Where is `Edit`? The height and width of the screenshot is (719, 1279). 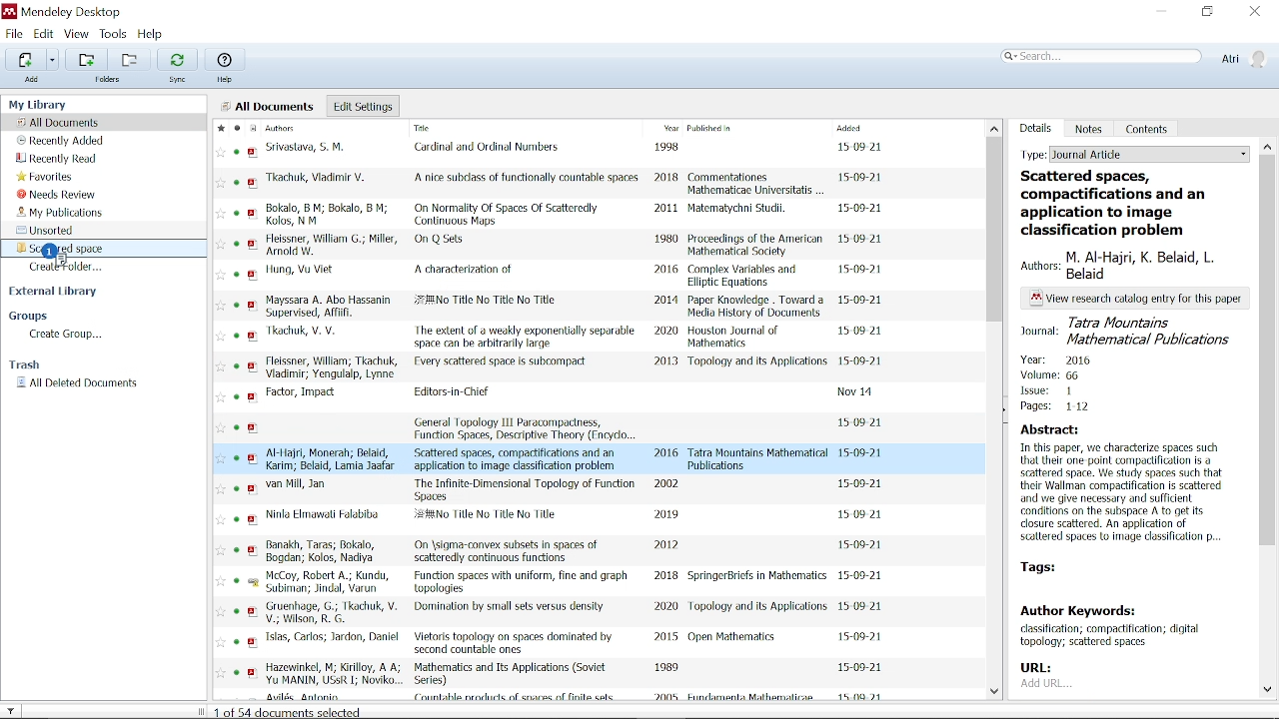
Edit is located at coordinates (44, 34).